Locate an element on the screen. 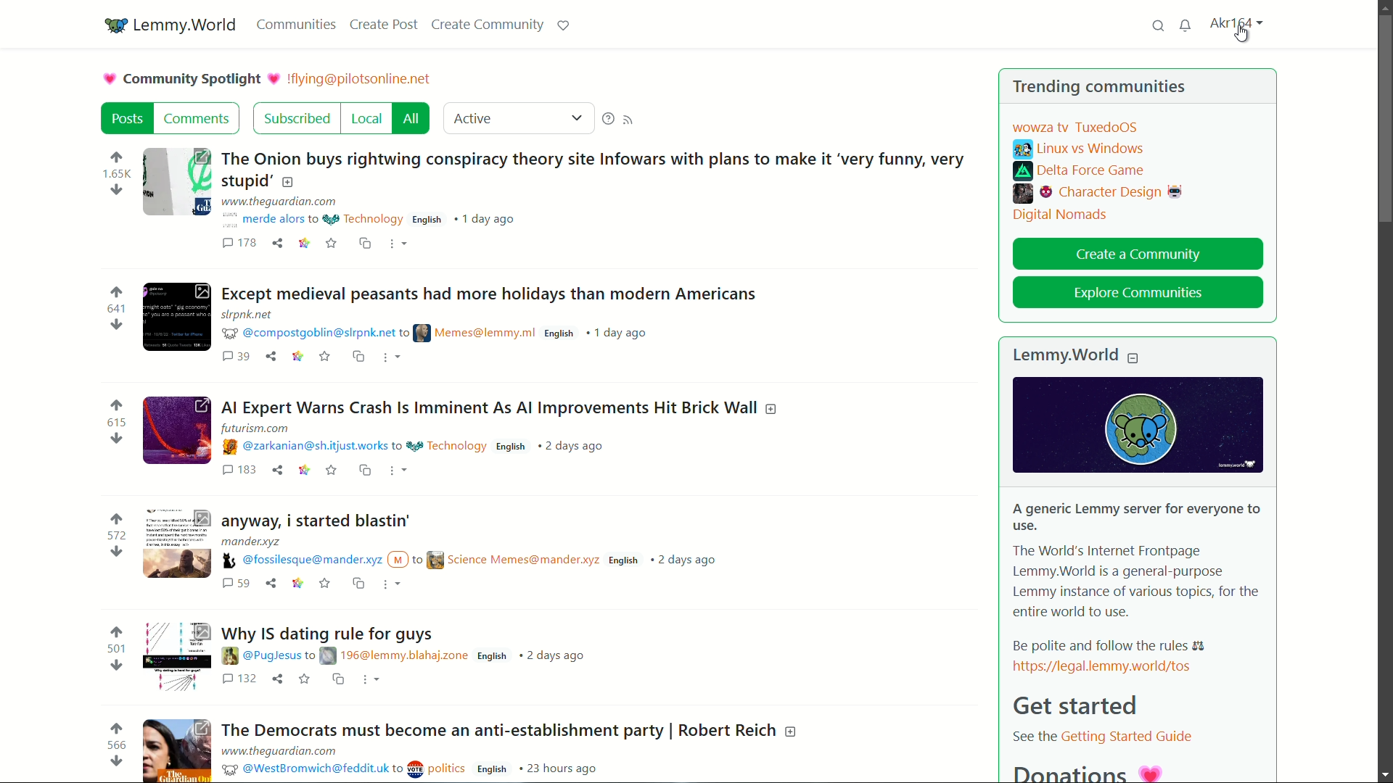 Image resolution: width=1393 pixels, height=783 pixels. image is located at coordinates (1127, 423).